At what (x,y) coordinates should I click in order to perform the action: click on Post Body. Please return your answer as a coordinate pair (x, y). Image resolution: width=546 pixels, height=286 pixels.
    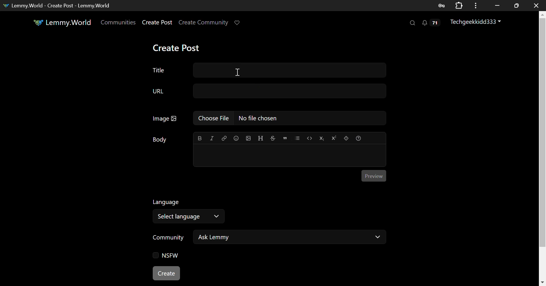
    Looking at the image, I should click on (289, 155).